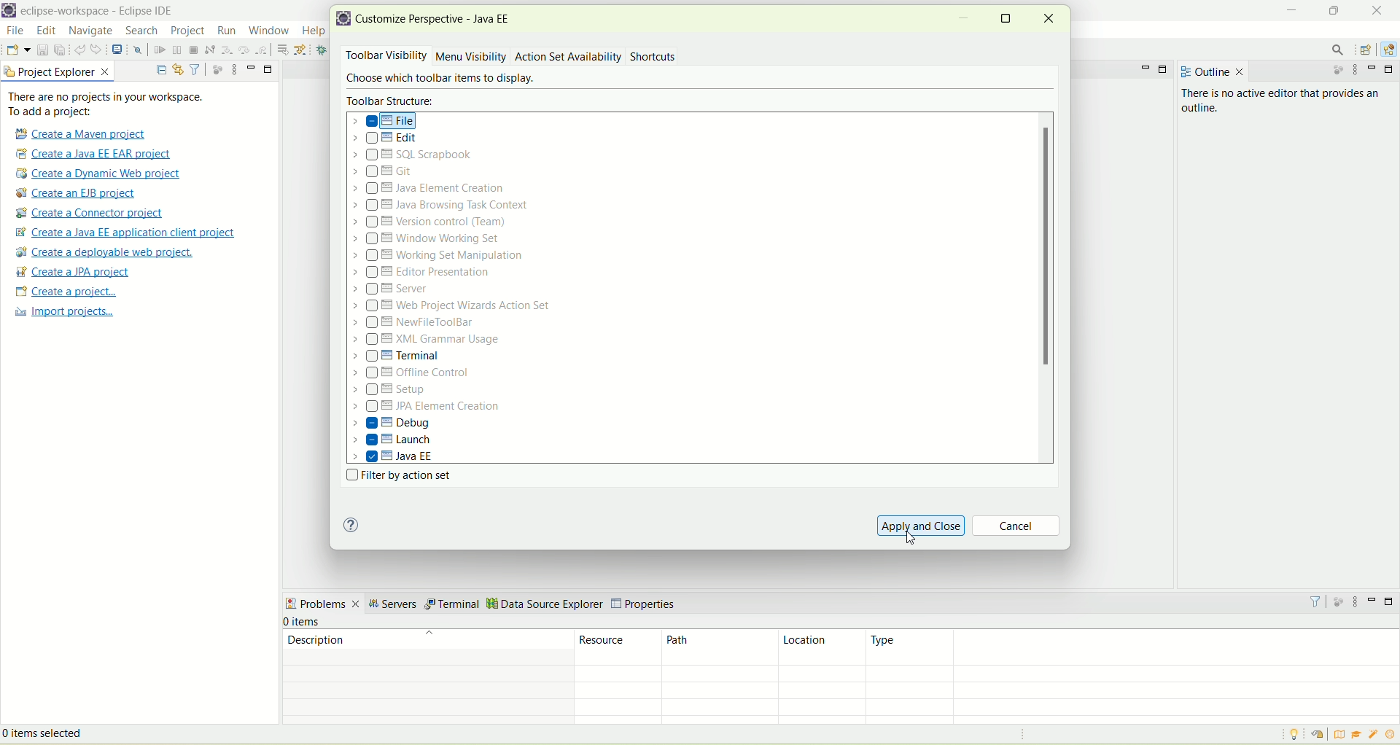 The image size is (1400, 745). Describe the element at coordinates (216, 69) in the screenshot. I see `focus on active task` at that location.